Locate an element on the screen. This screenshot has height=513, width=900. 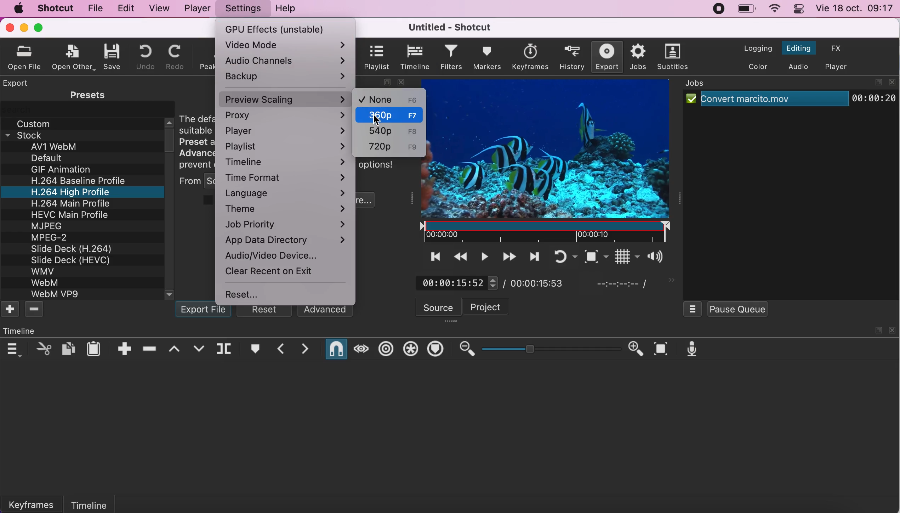
battery is located at coordinates (746, 9).